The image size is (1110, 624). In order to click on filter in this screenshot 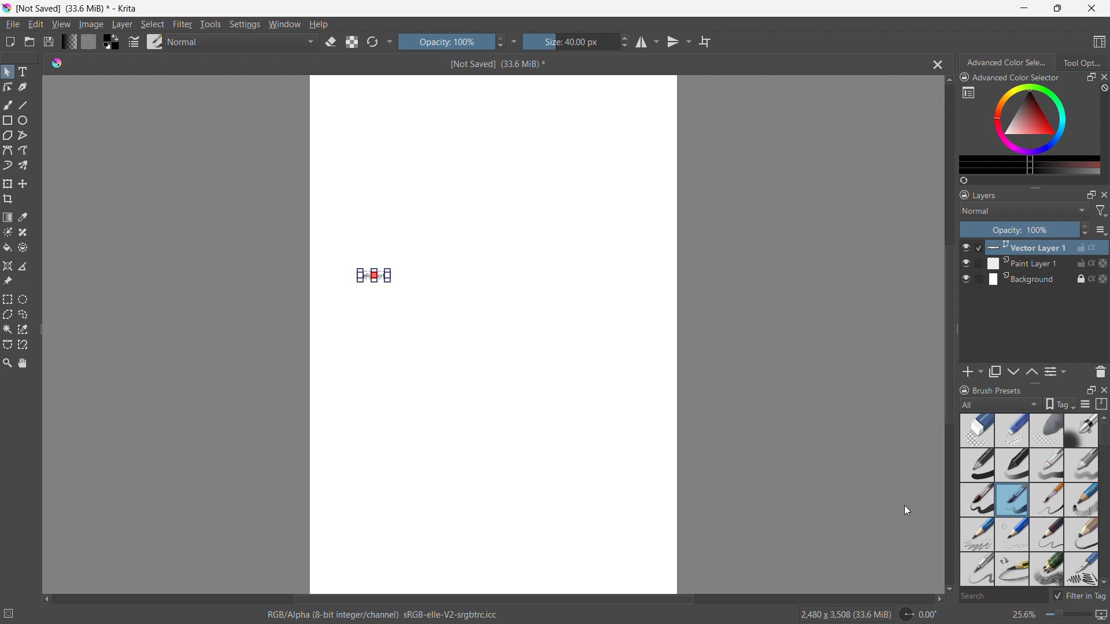, I will do `click(1102, 211)`.